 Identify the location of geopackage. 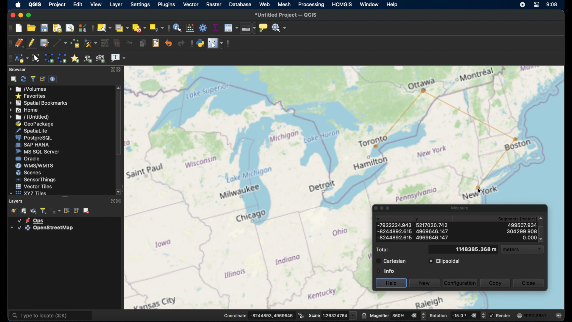
(35, 124).